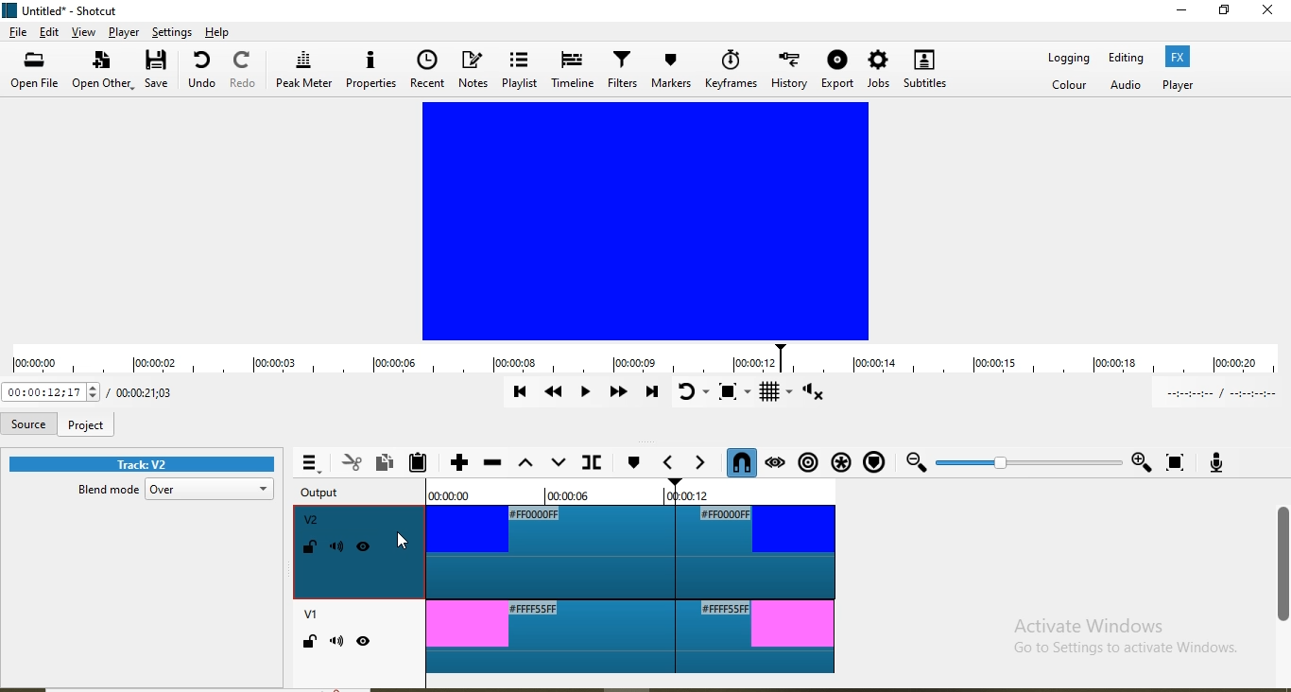  What do you see at coordinates (671, 465) in the screenshot?
I see `Previous marker` at bounding box center [671, 465].